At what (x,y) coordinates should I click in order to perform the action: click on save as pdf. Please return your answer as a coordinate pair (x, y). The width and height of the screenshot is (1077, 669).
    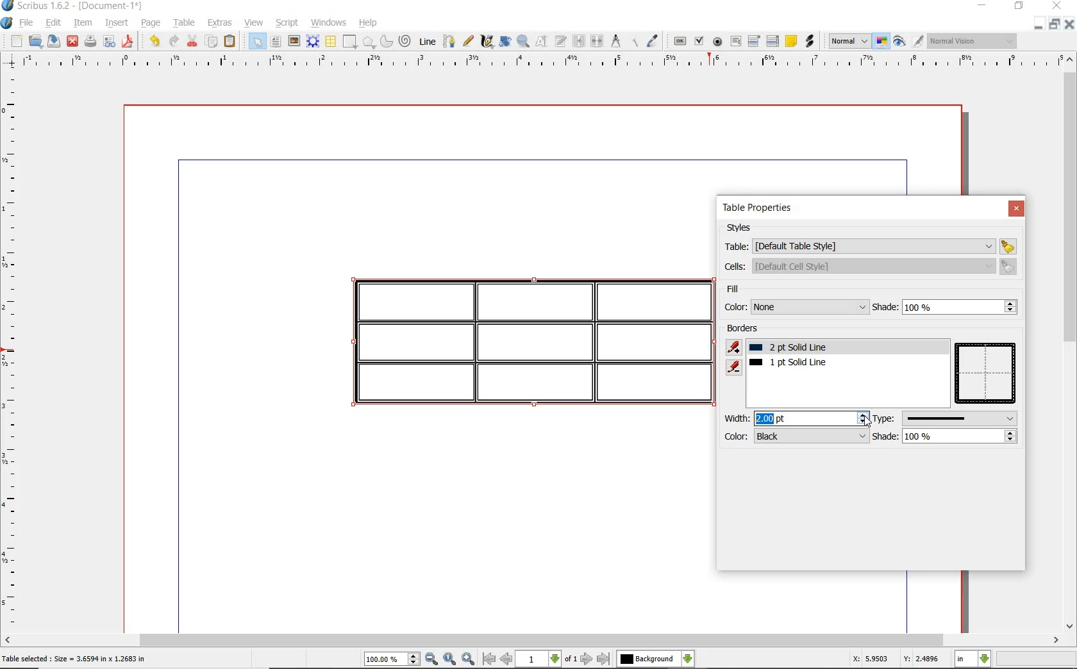
    Looking at the image, I should click on (129, 42).